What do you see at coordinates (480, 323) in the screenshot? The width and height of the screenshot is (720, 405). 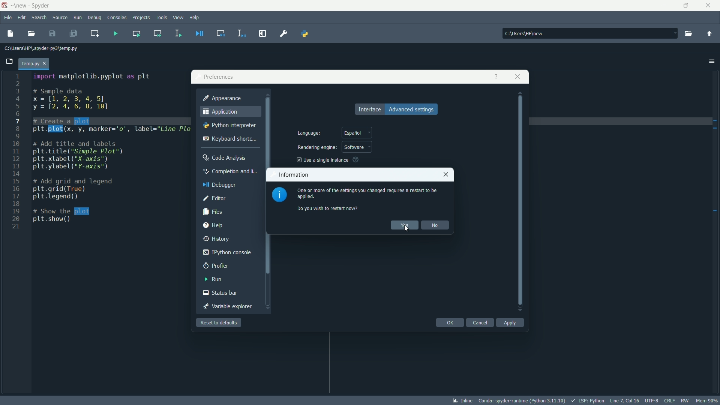 I see `cancel` at bounding box center [480, 323].